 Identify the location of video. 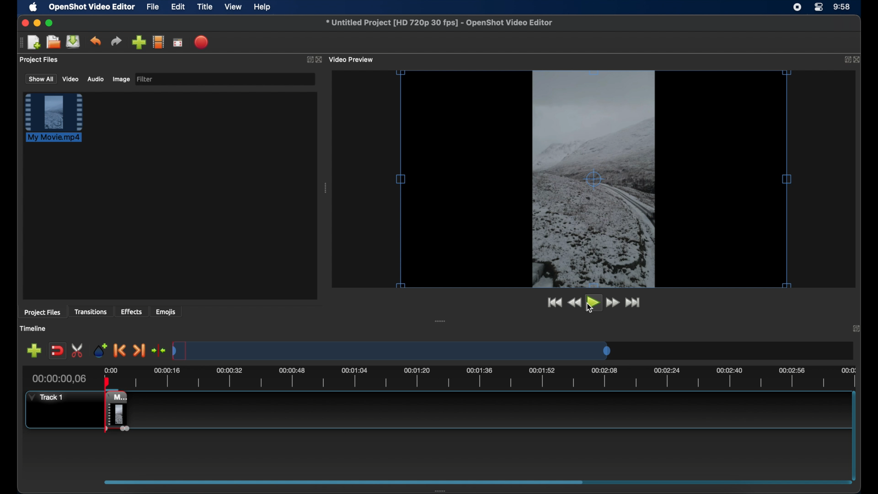
(71, 79).